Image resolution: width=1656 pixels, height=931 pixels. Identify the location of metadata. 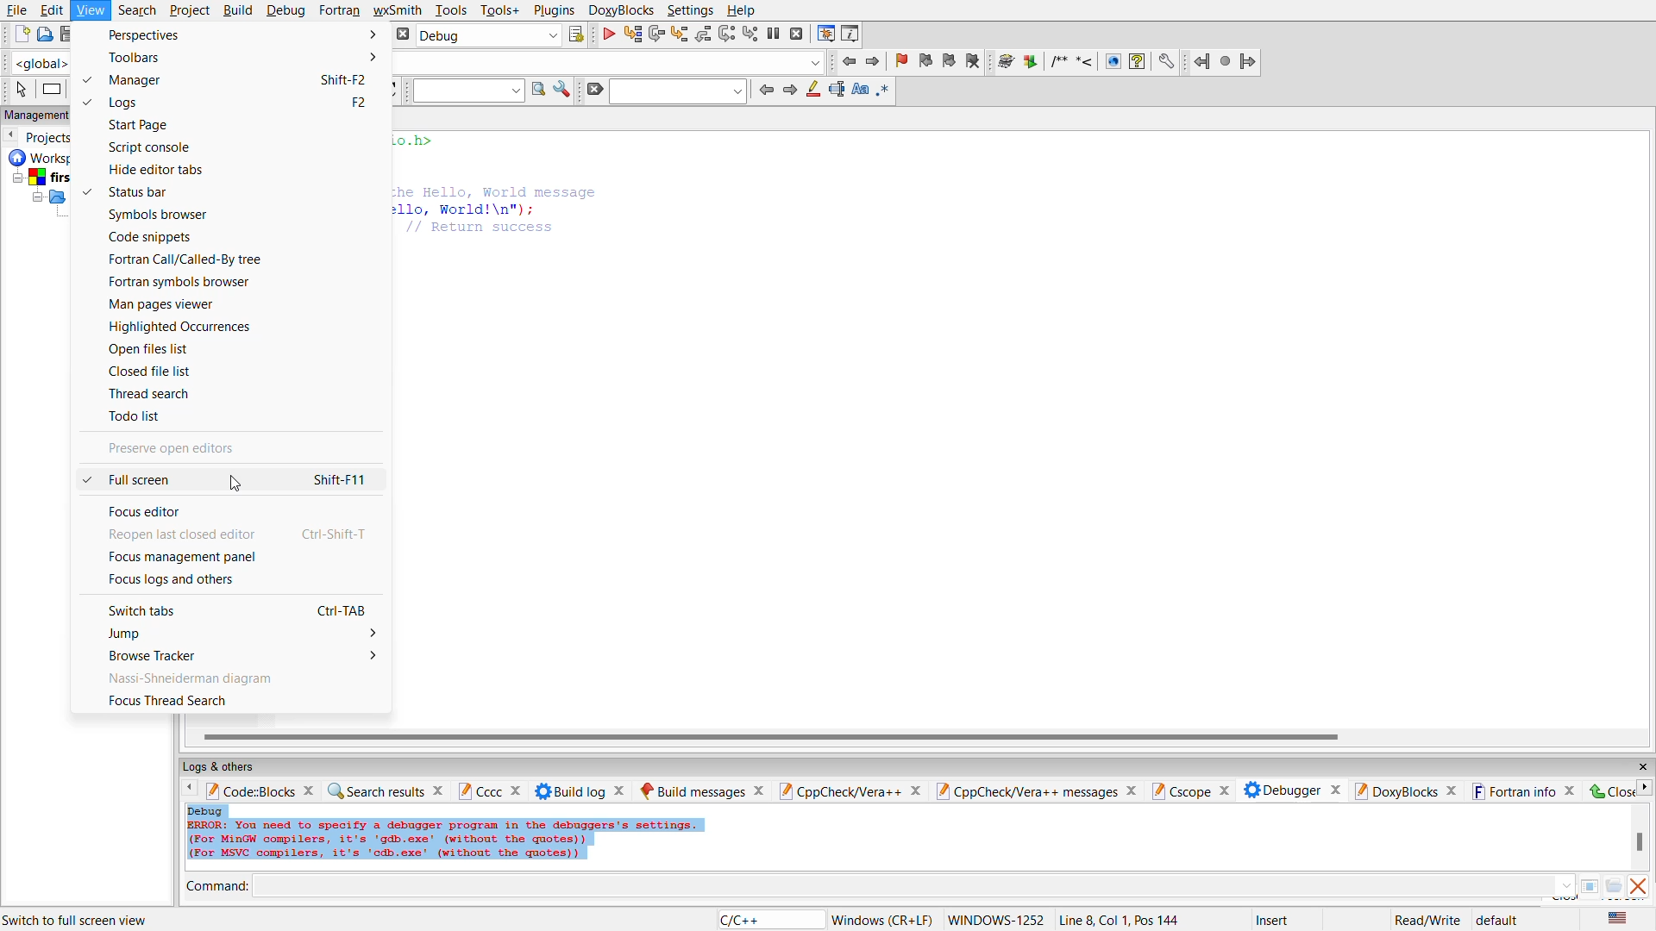
(1184, 919).